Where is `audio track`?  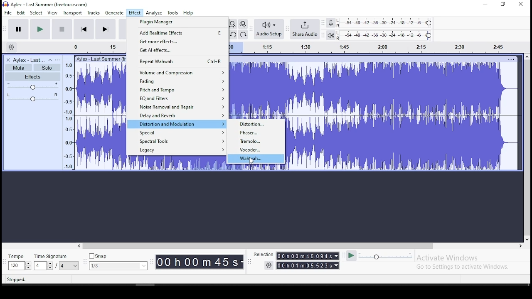 audio track is located at coordinates (401, 117).